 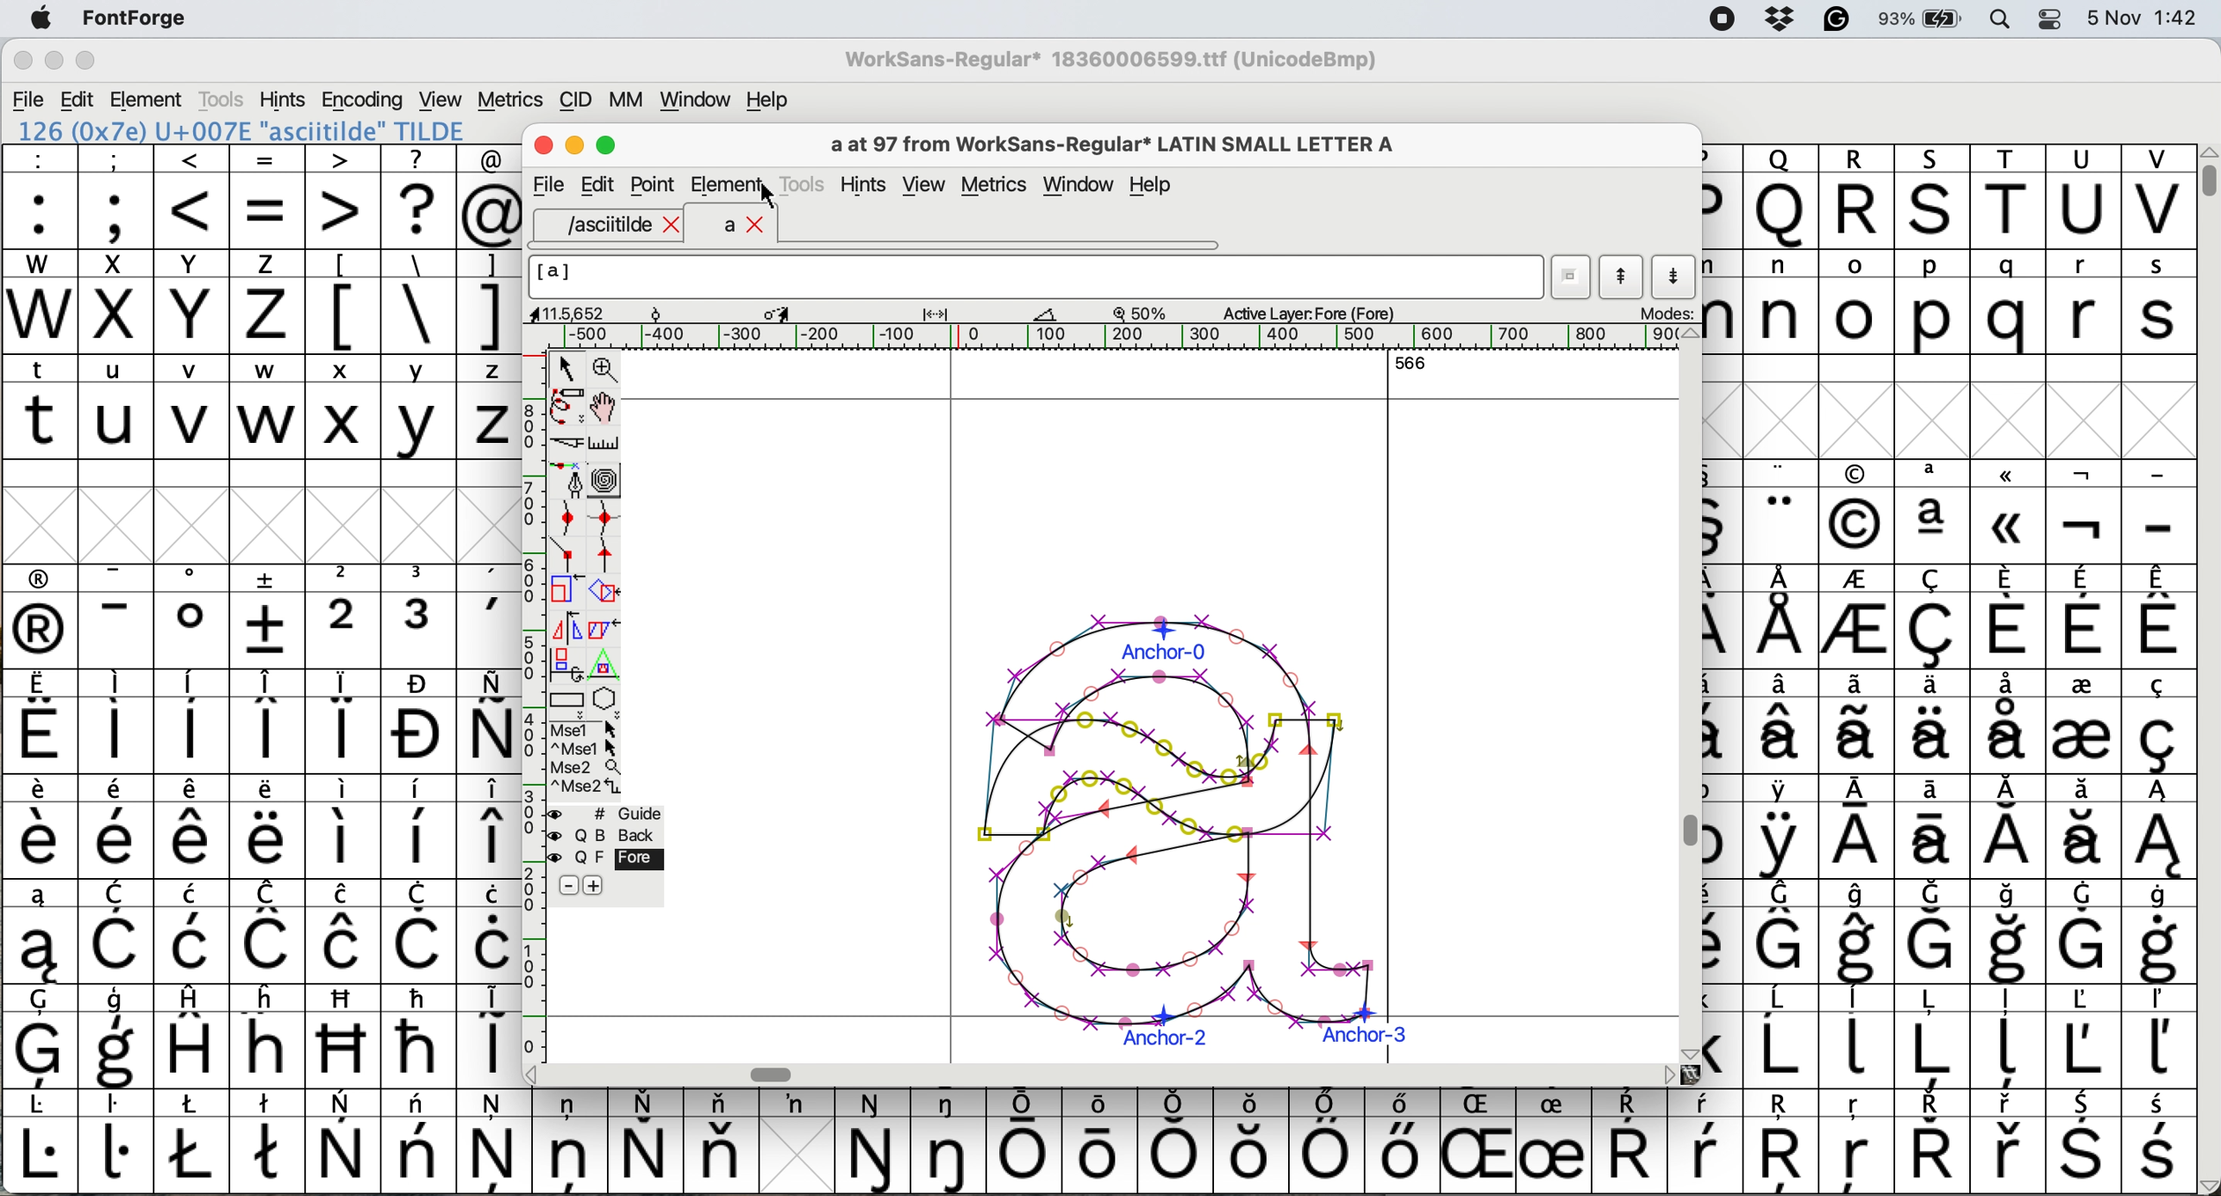 I want to click on symbol, so click(x=115, y=722).